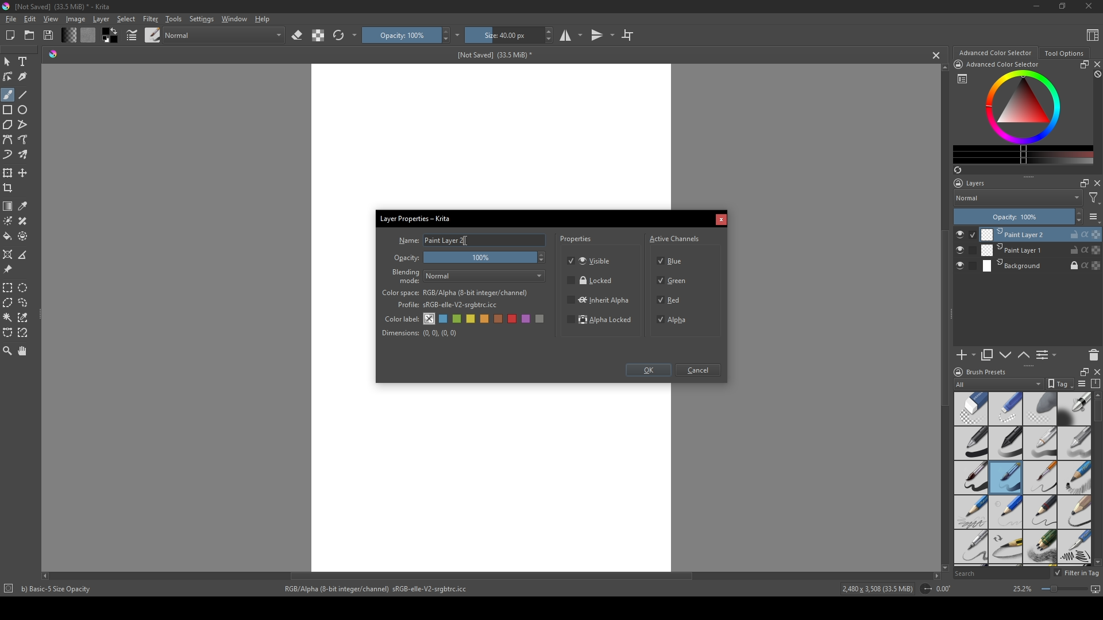 Image resolution: width=1103 pixels, height=620 pixels. What do you see at coordinates (10, 188) in the screenshot?
I see `crop` at bounding box center [10, 188].